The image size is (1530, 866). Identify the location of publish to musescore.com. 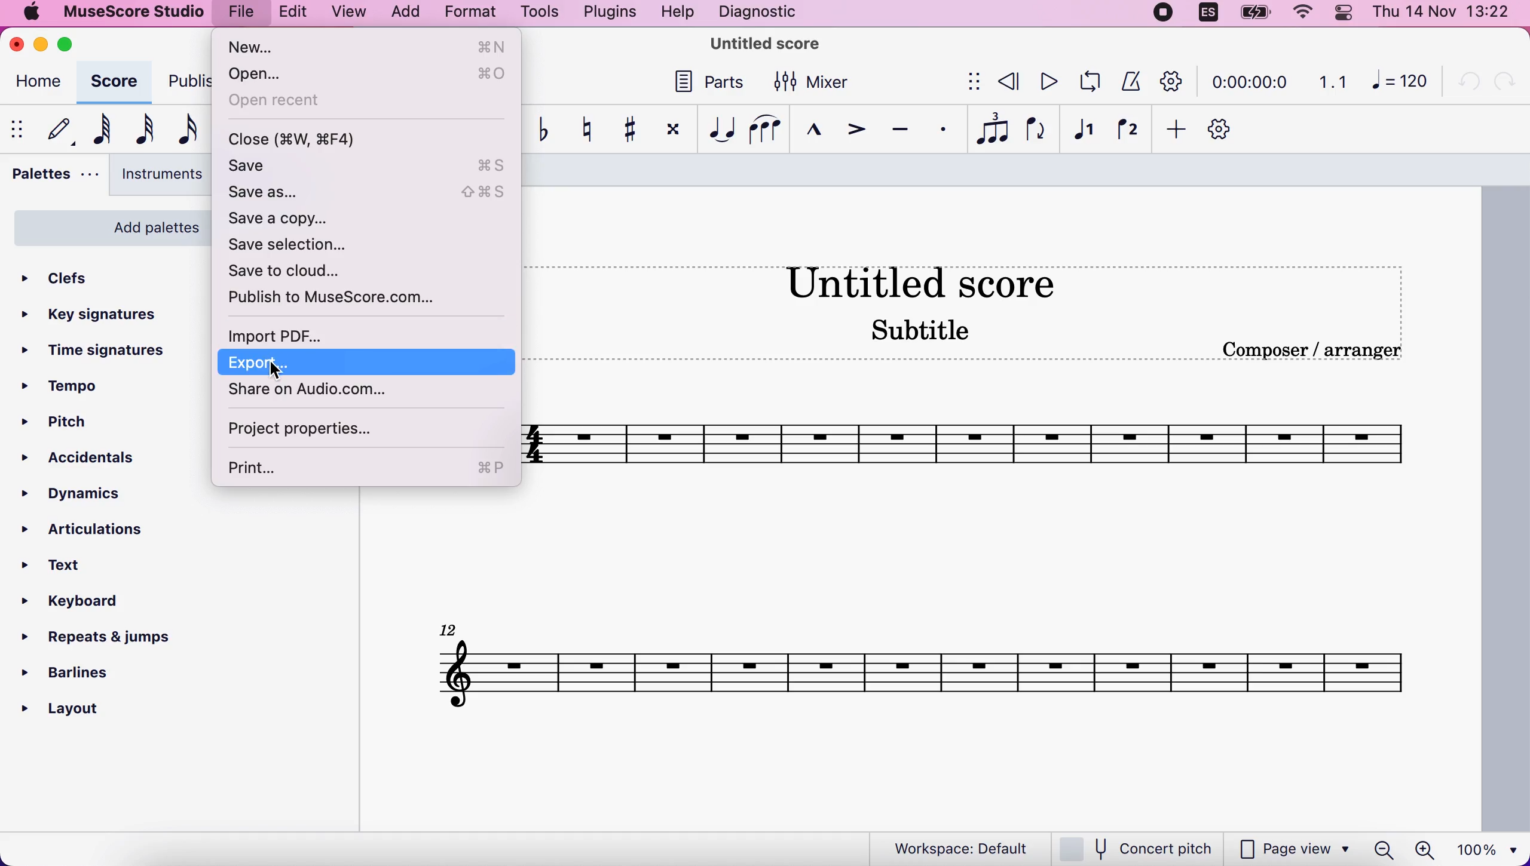
(356, 300).